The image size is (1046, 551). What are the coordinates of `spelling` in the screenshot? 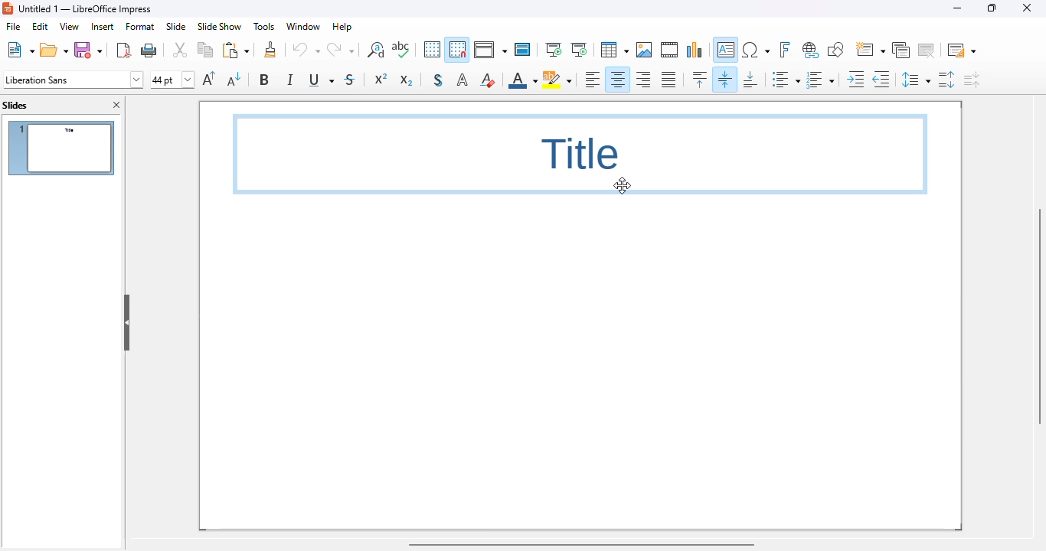 It's located at (401, 49).